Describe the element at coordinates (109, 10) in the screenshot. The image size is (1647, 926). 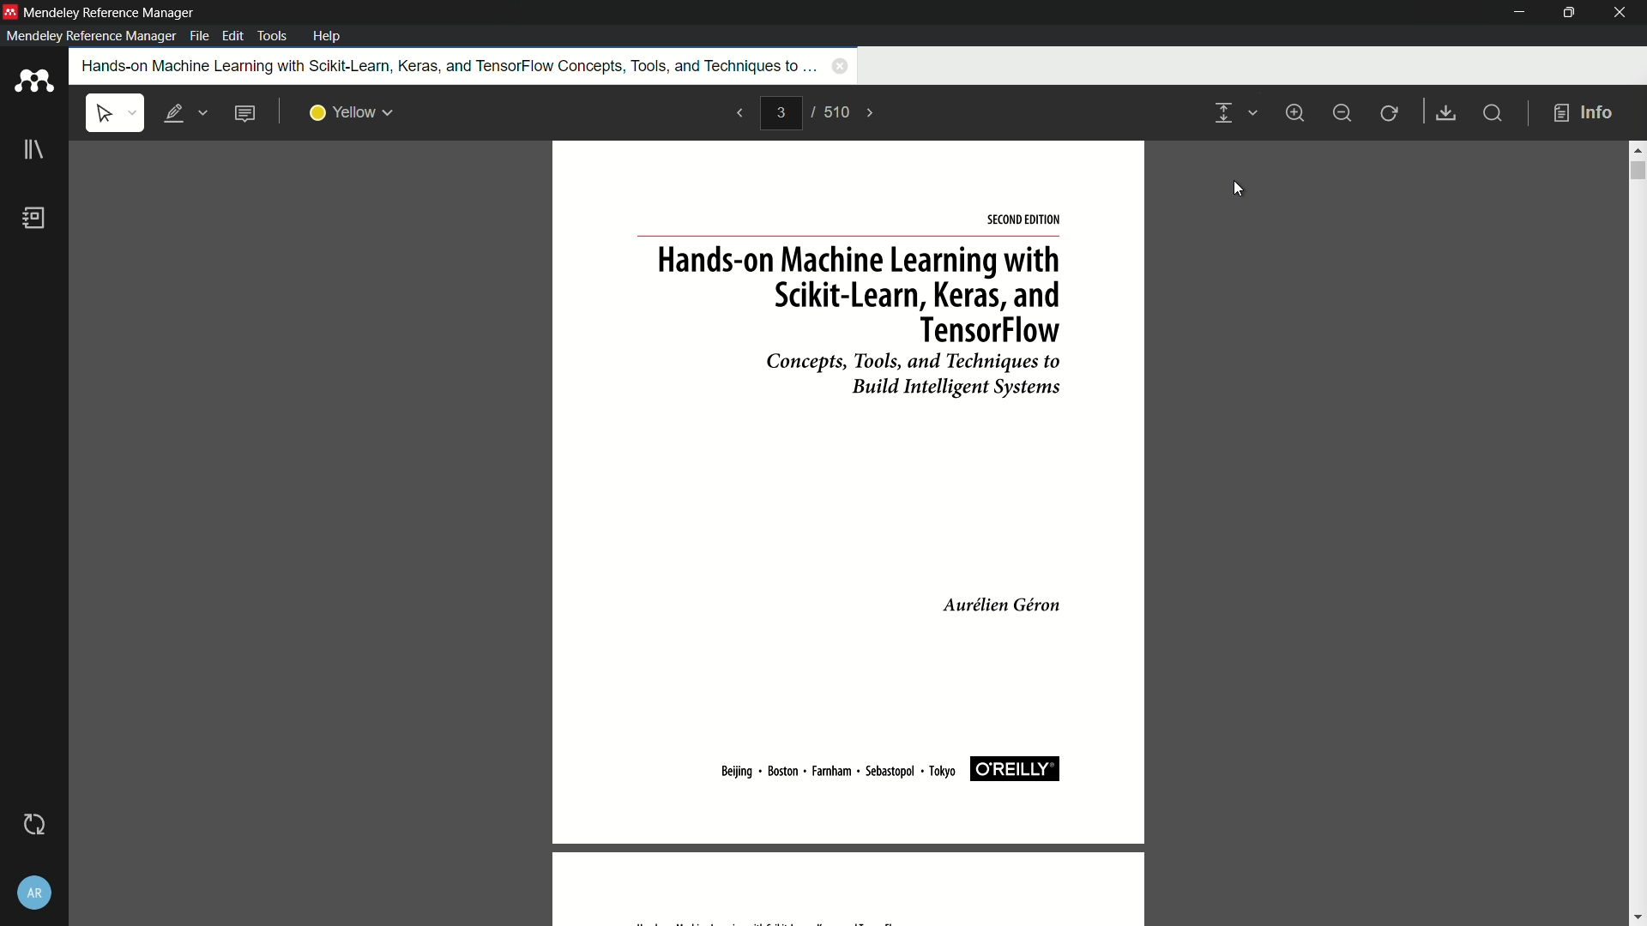
I see `app name` at that location.